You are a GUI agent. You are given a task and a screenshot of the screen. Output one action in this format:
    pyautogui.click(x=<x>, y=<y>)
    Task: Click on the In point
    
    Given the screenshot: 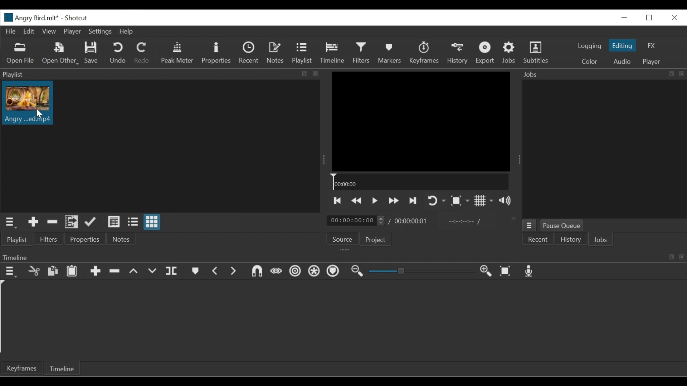 What is the action you would take?
    pyautogui.click(x=461, y=222)
    